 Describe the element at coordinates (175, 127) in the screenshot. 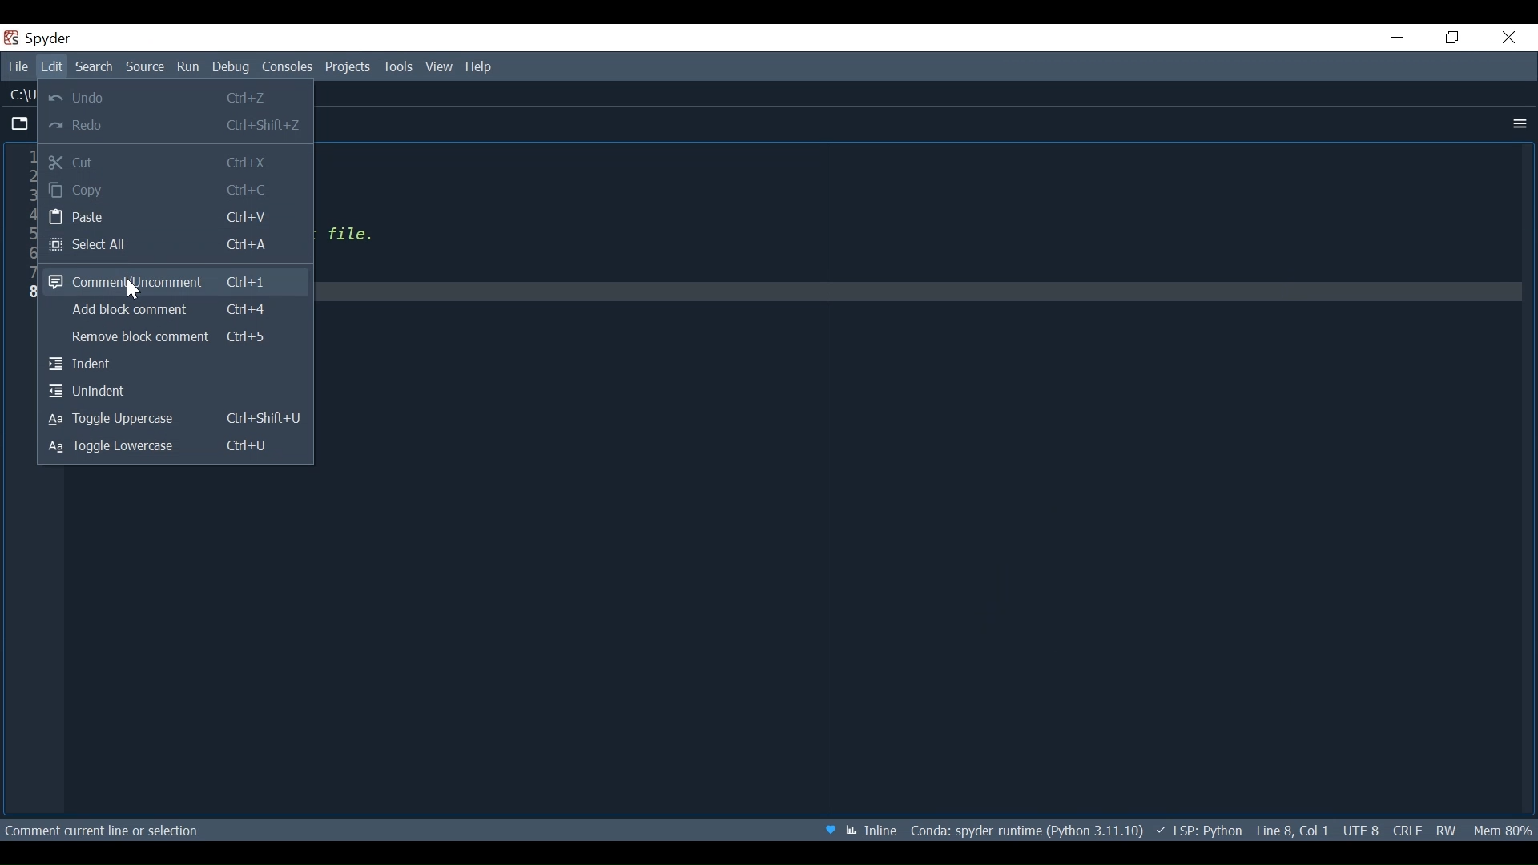

I see `Redo` at that location.